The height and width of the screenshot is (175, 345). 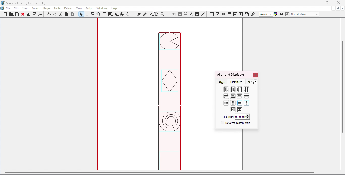 What do you see at coordinates (253, 14) in the screenshot?
I see `Link annotation` at bounding box center [253, 14].